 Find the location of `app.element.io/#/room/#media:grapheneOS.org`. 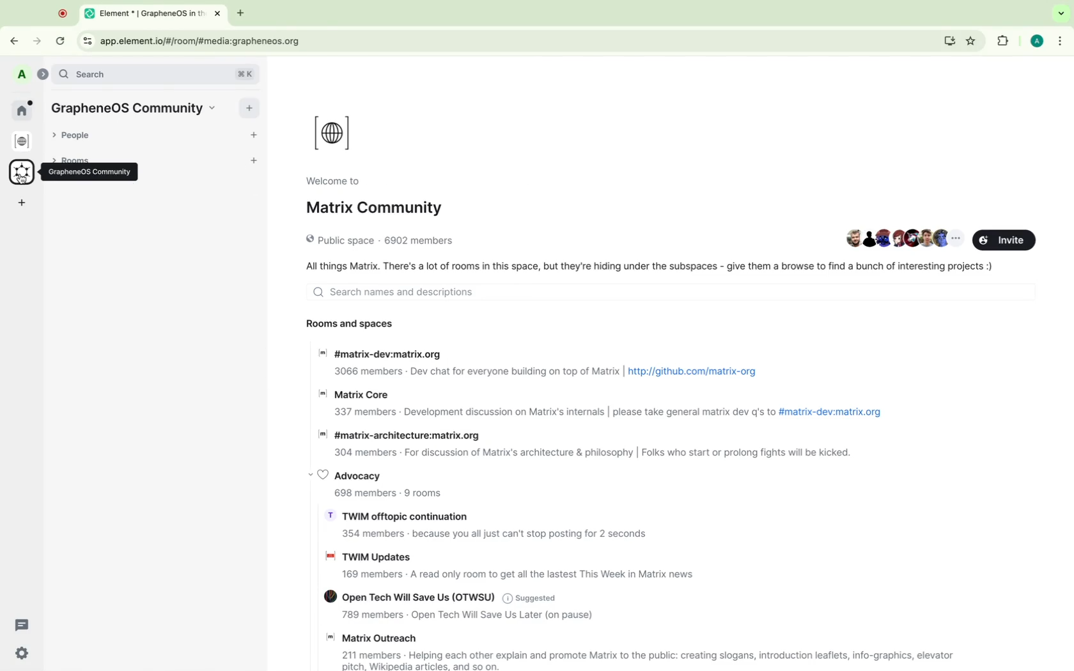

app.element.io/#/room/#media:grapheneOS.org is located at coordinates (517, 40).